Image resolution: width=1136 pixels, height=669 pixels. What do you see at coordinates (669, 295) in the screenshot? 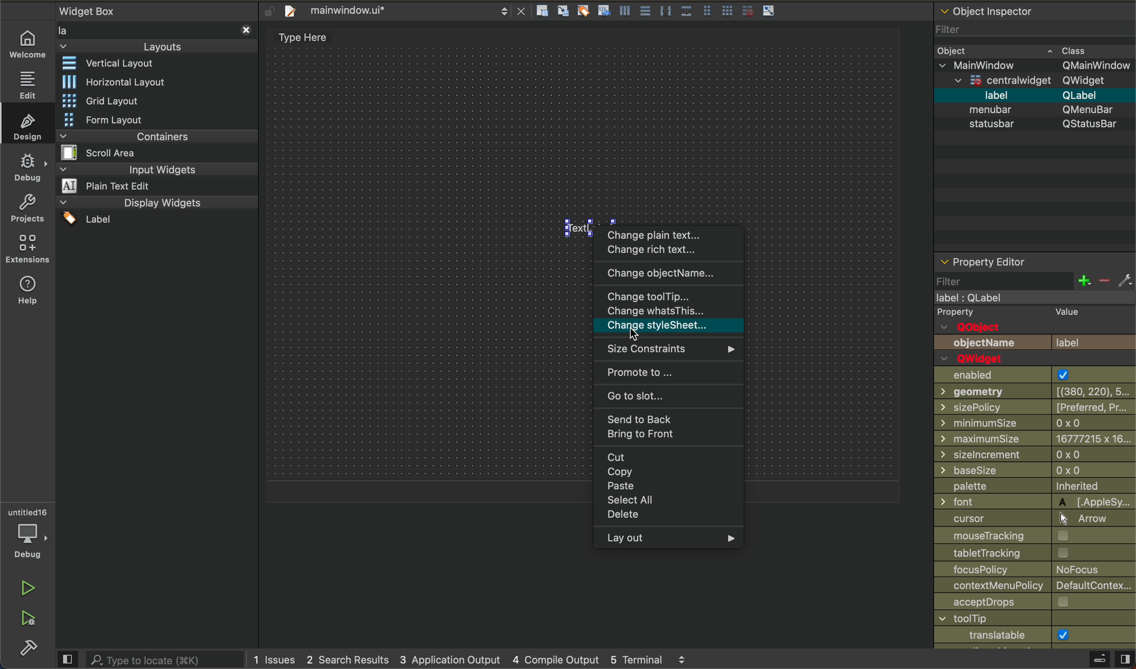
I see `tool tip` at bounding box center [669, 295].